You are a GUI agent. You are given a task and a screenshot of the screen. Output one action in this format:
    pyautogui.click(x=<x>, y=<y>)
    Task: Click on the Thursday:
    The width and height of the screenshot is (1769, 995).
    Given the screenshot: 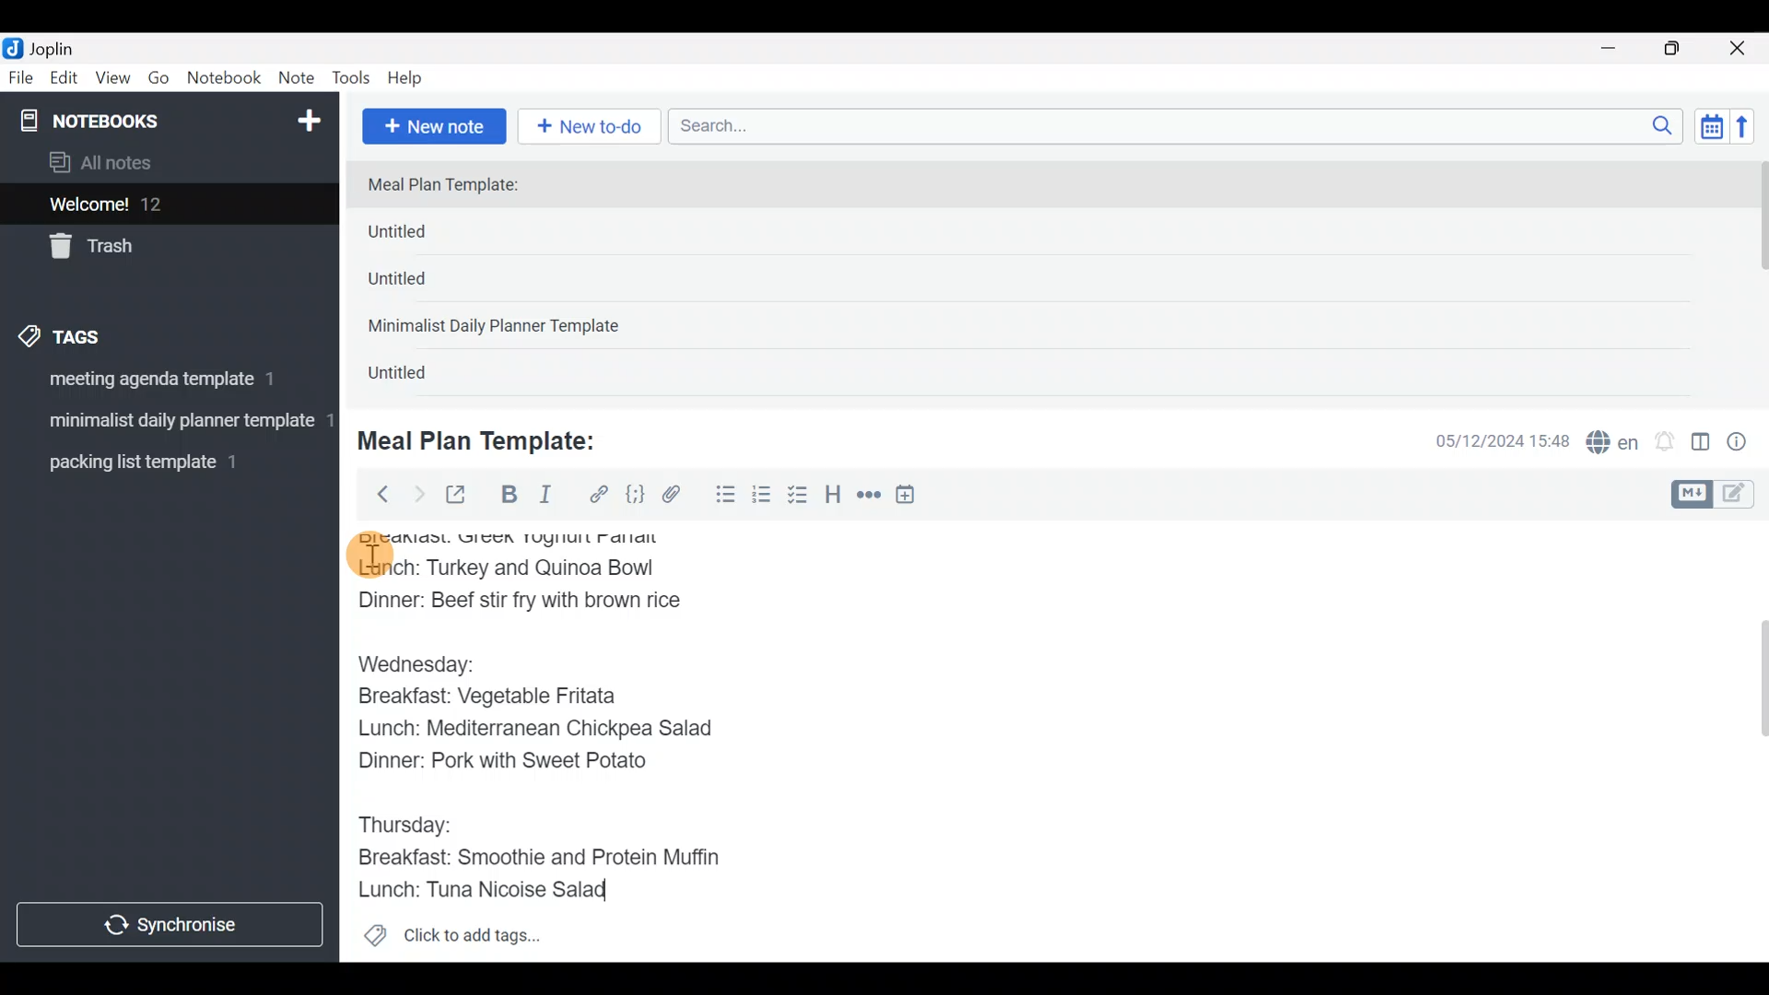 What is the action you would take?
    pyautogui.click(x=414, y=822)
    